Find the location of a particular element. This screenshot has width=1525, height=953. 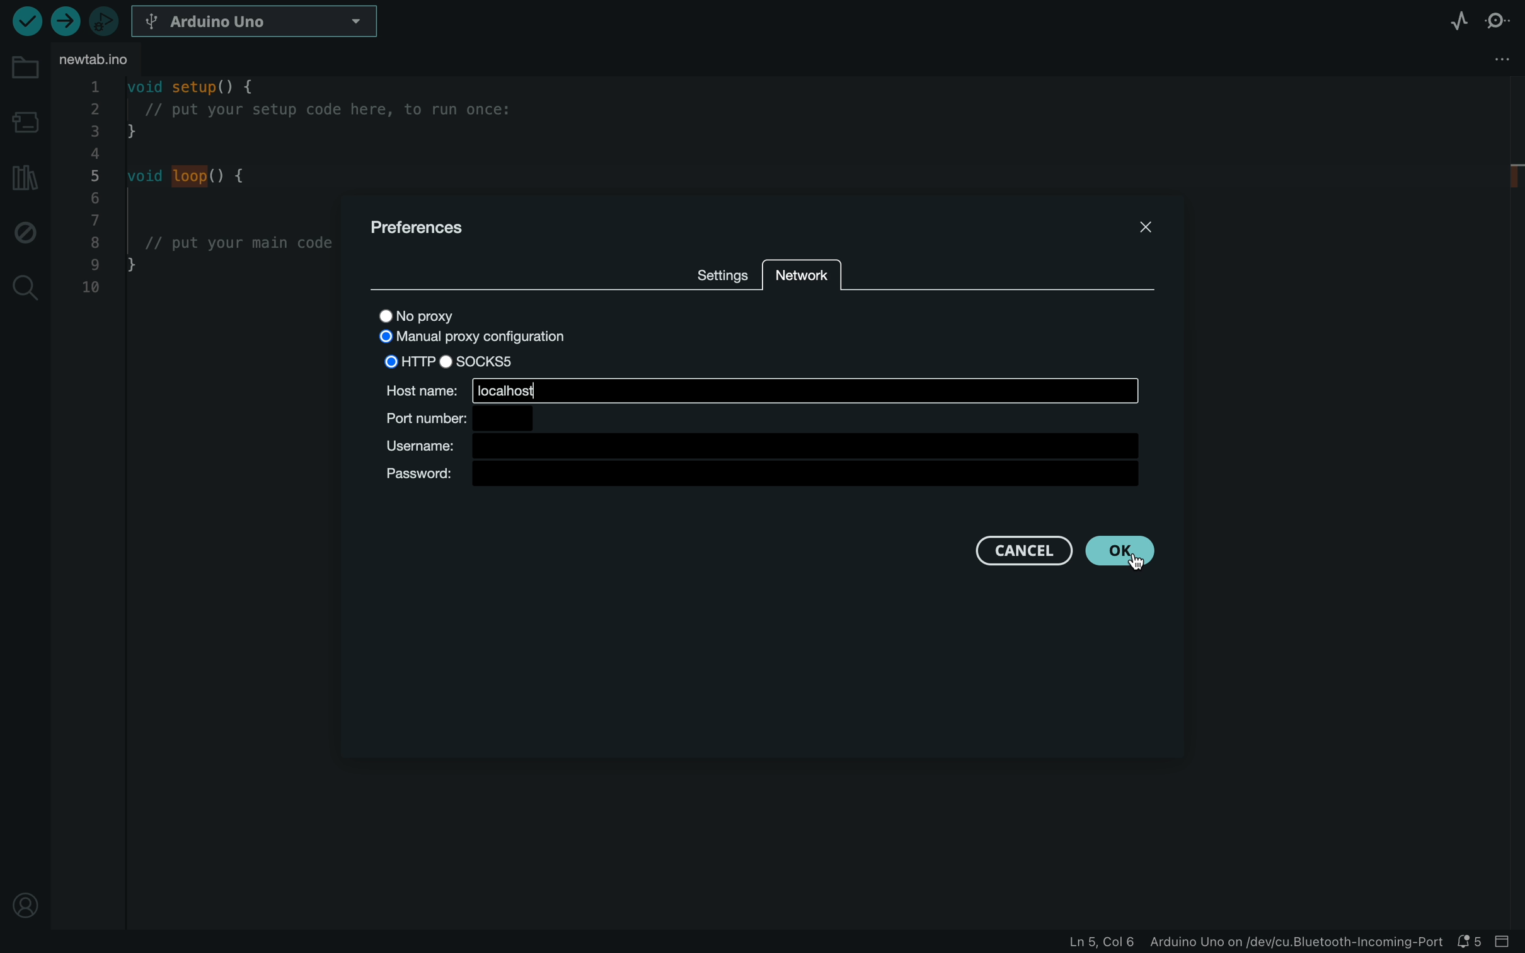

SOCKS5 is located at coordinates (492, 361).